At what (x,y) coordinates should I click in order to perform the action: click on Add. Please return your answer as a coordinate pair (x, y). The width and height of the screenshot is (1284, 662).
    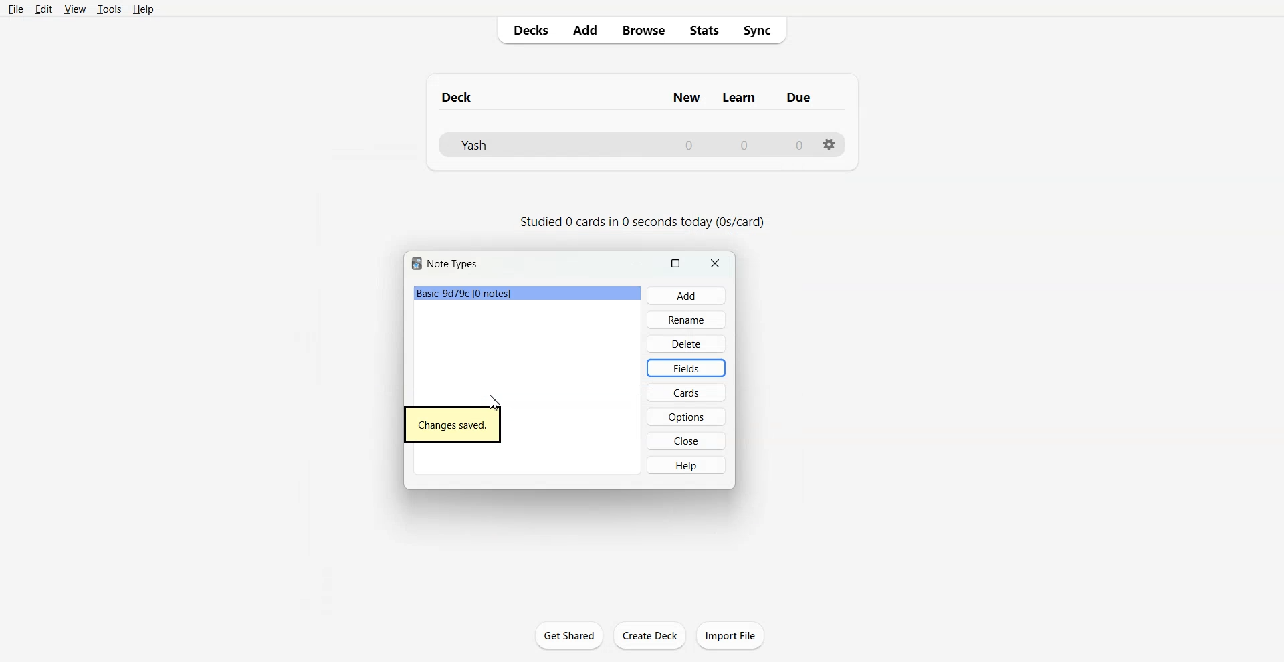
    Looking at the image, I should click on (584, 30).